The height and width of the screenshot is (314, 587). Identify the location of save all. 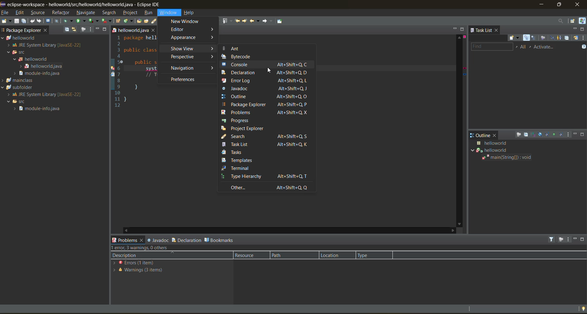
(23, 21).